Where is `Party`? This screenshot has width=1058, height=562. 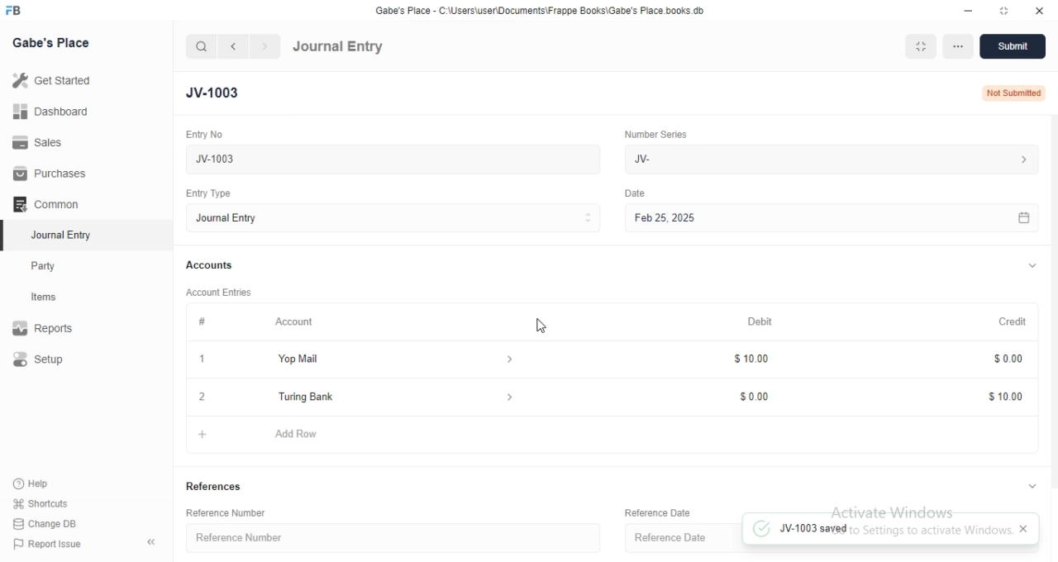 Party is located at coordinates (60, 266).